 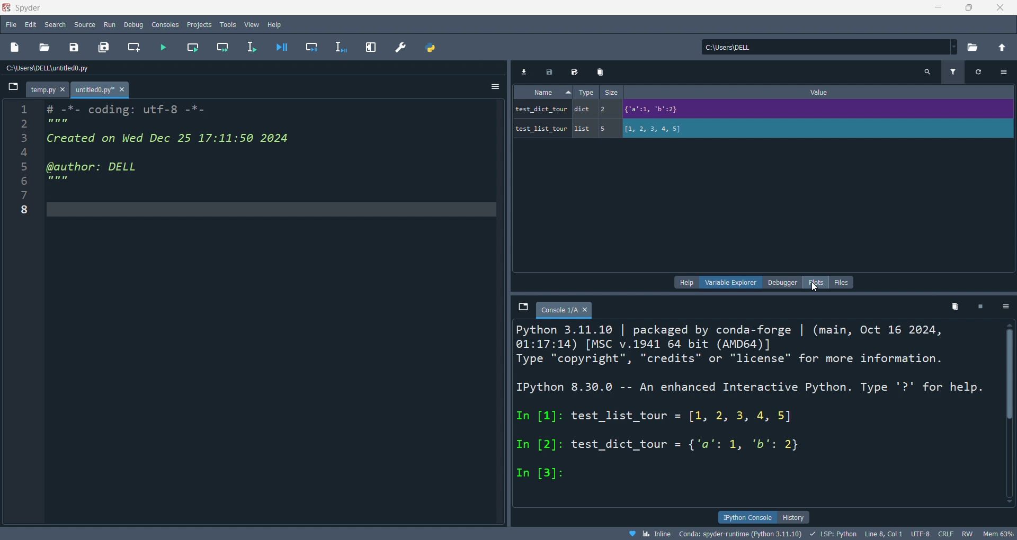 I want to click on import data, so click(x=523, y=71).